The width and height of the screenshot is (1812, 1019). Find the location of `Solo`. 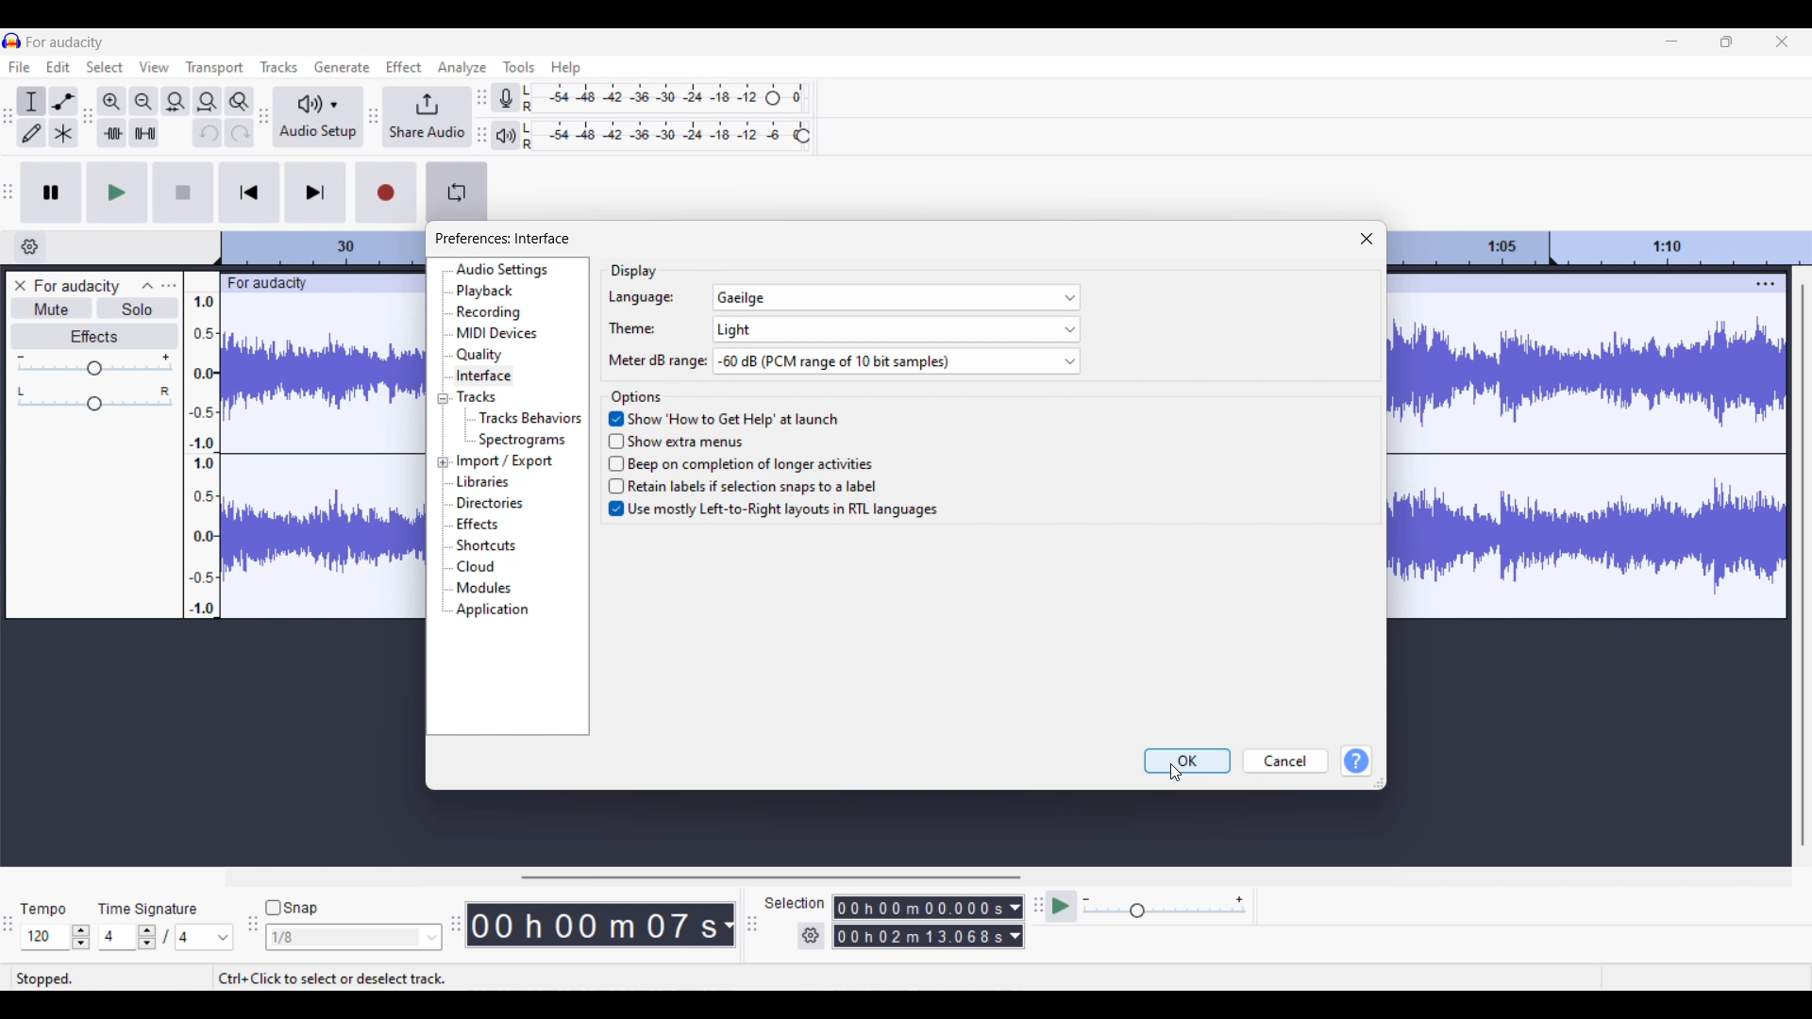

Solo is located at coordinates (138, 309).